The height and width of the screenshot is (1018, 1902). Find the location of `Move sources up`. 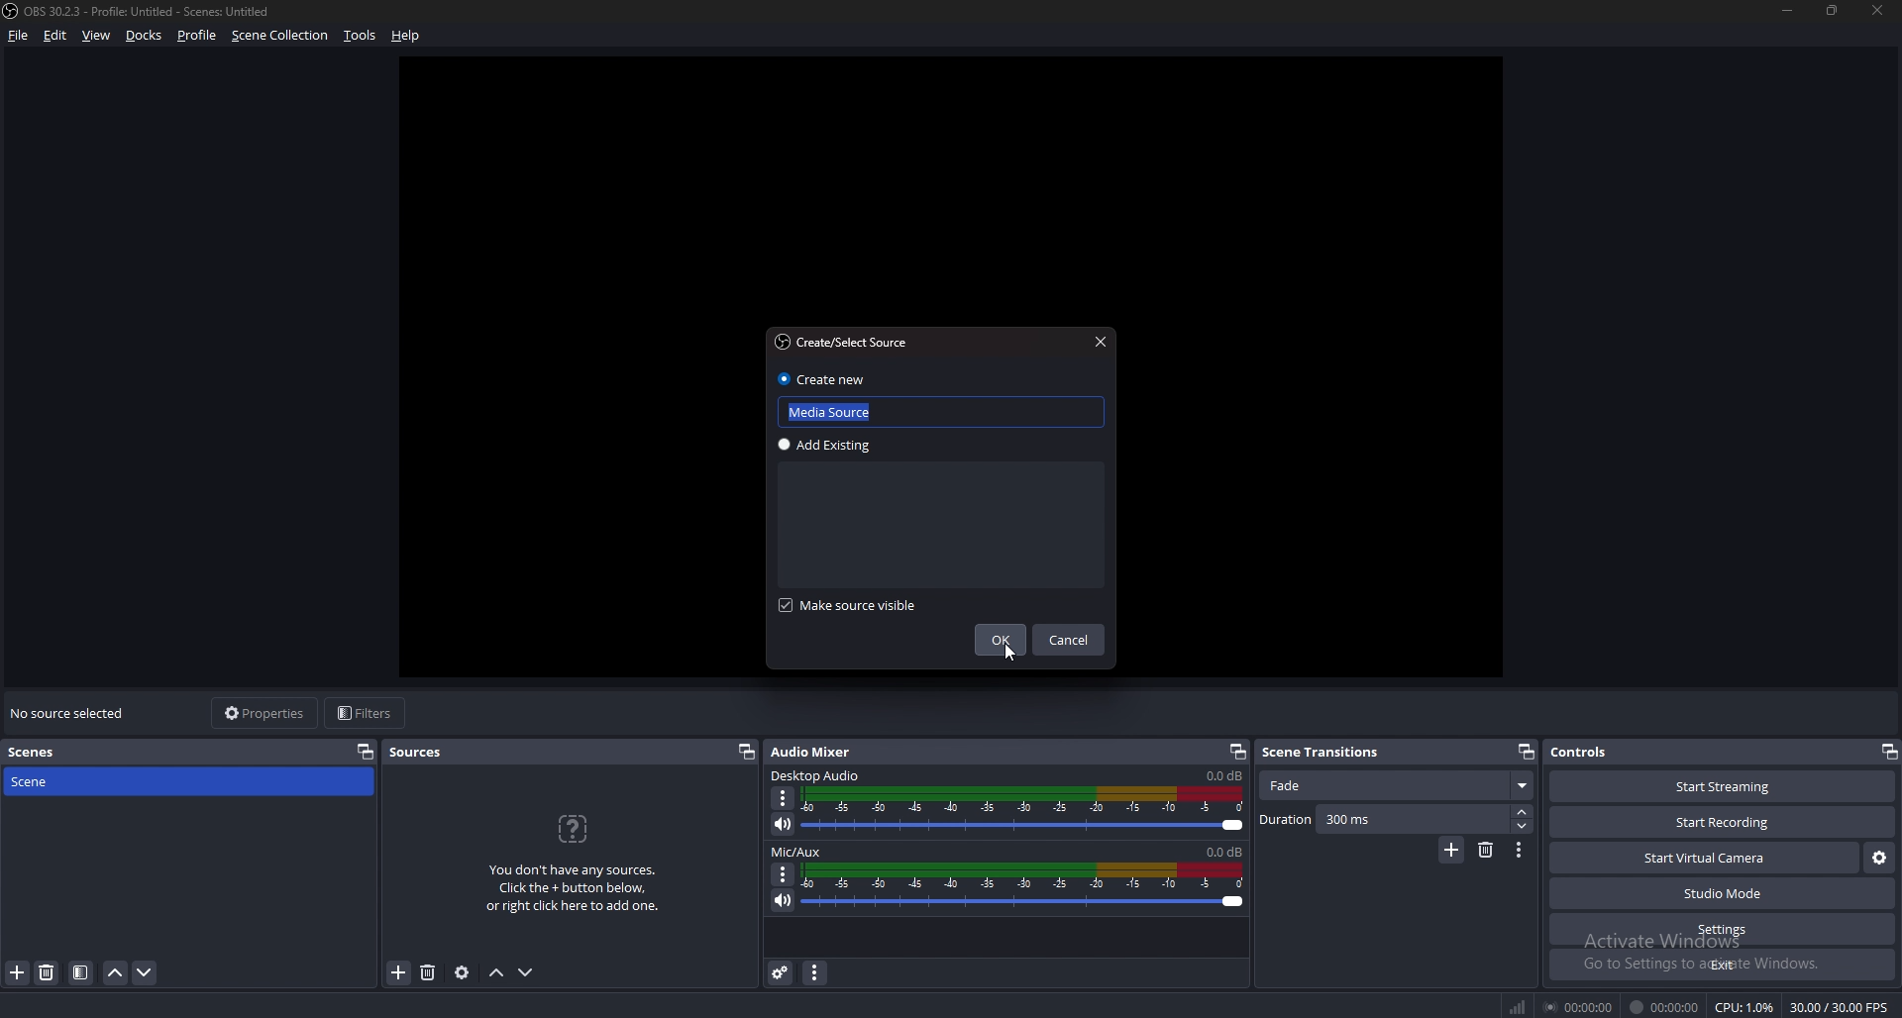

Move sources up is located at coordinates (497, 973).